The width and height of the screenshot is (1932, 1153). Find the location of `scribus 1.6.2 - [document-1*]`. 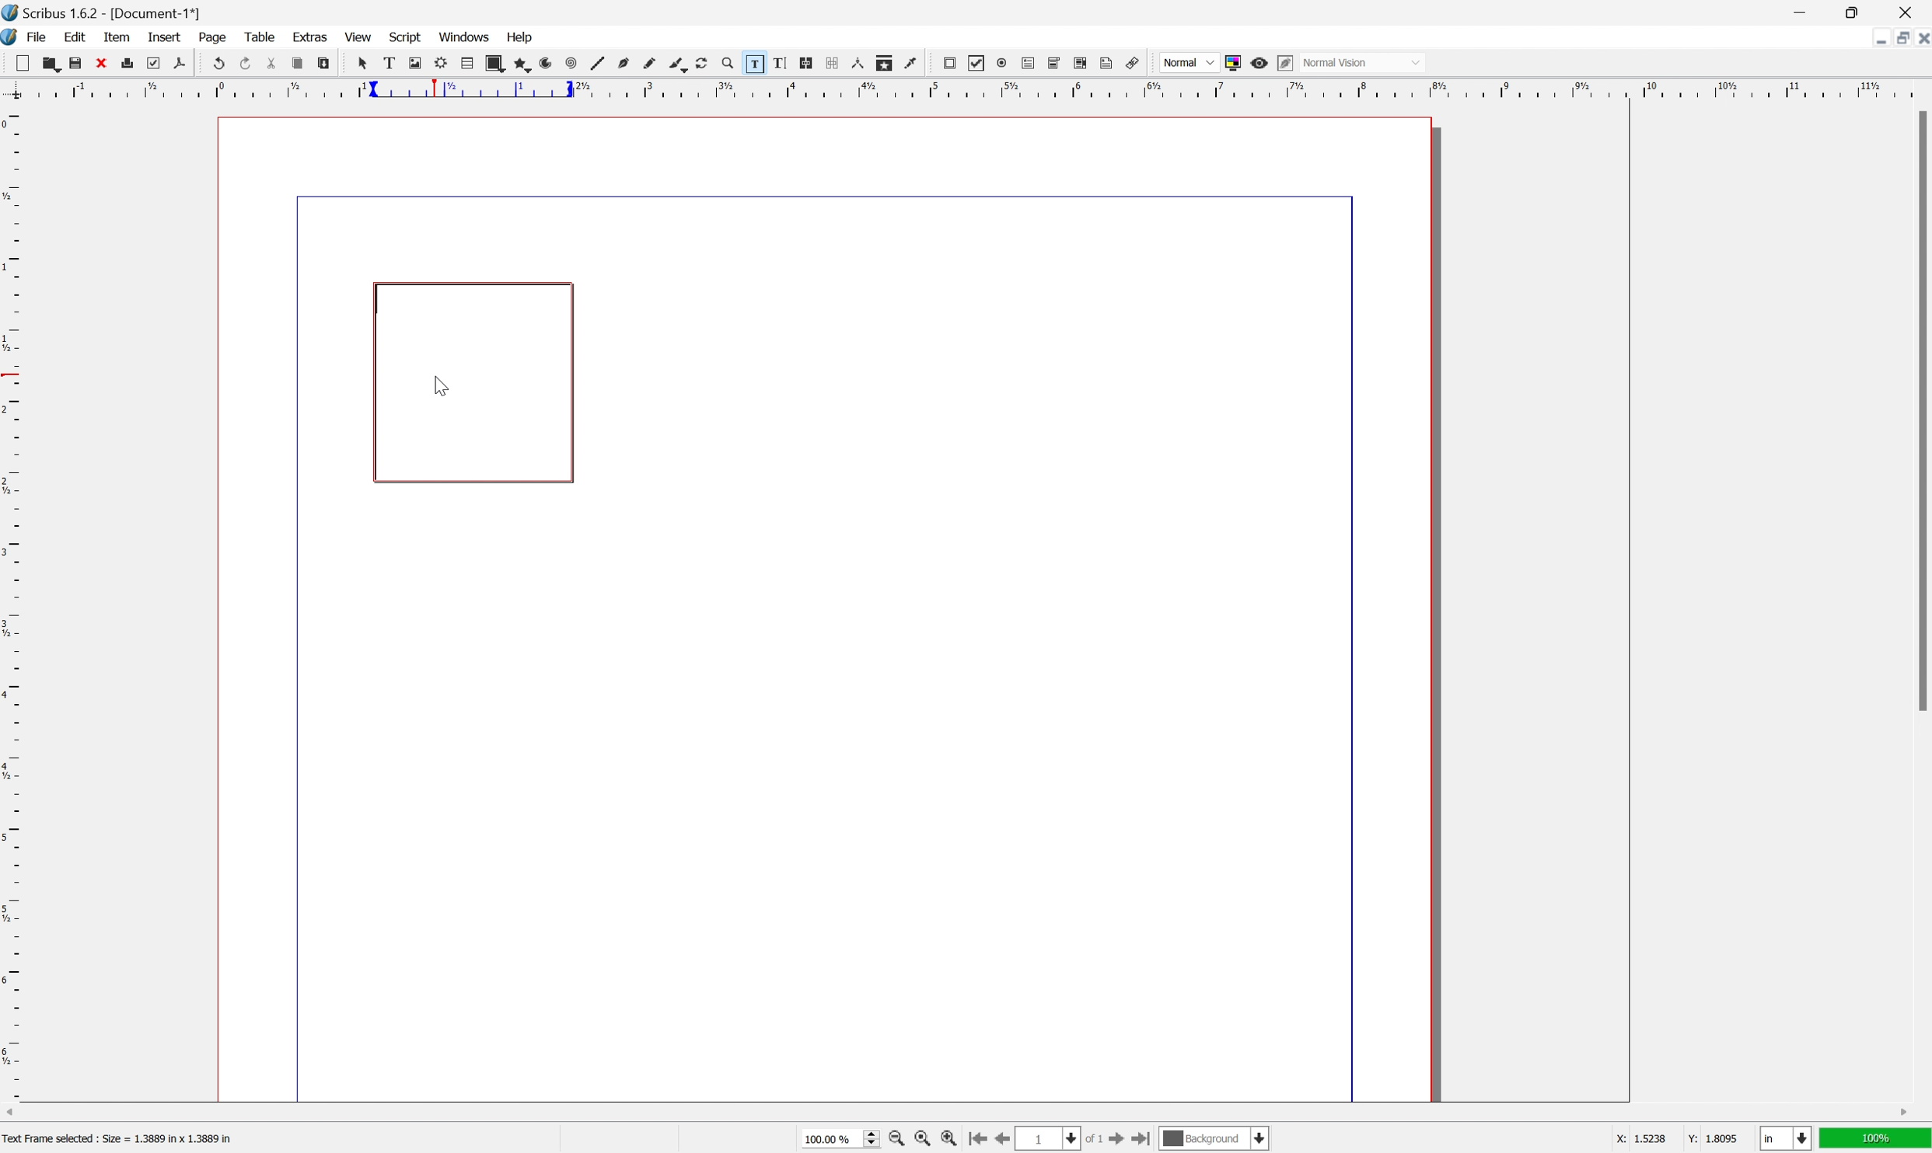

scribus 1.6.2 - [document-1*] is located at coordinates (102, 12).